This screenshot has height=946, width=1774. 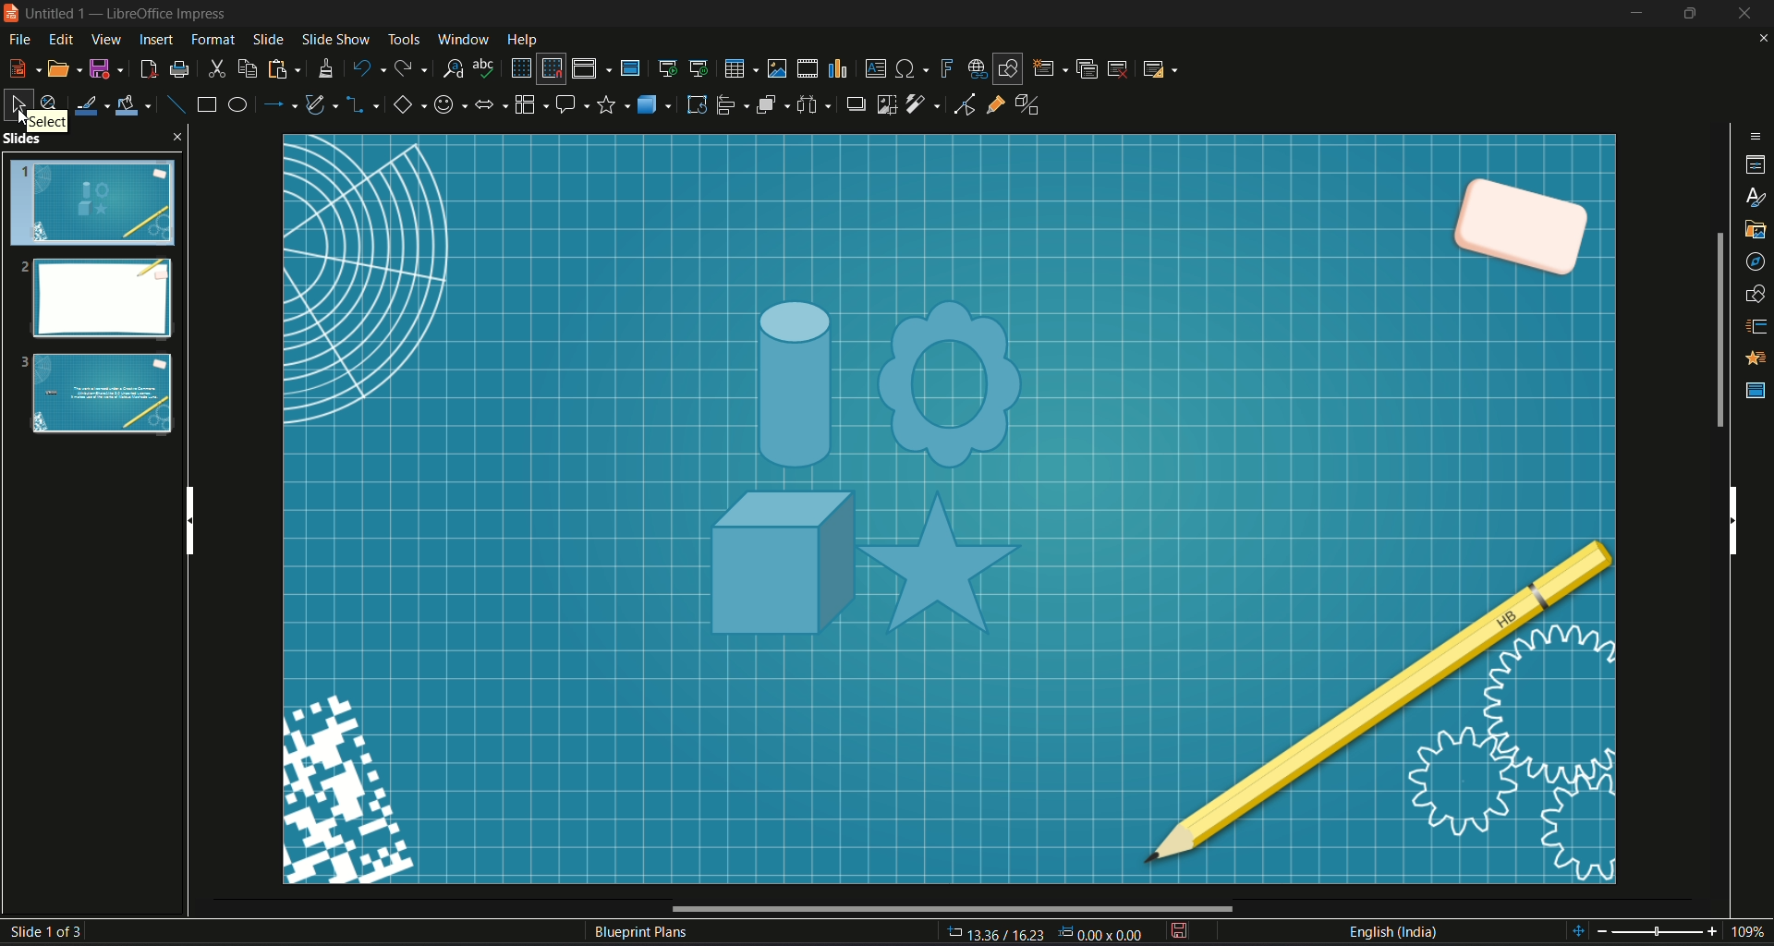 I want to click on Edit, so click(x=62, y=40).